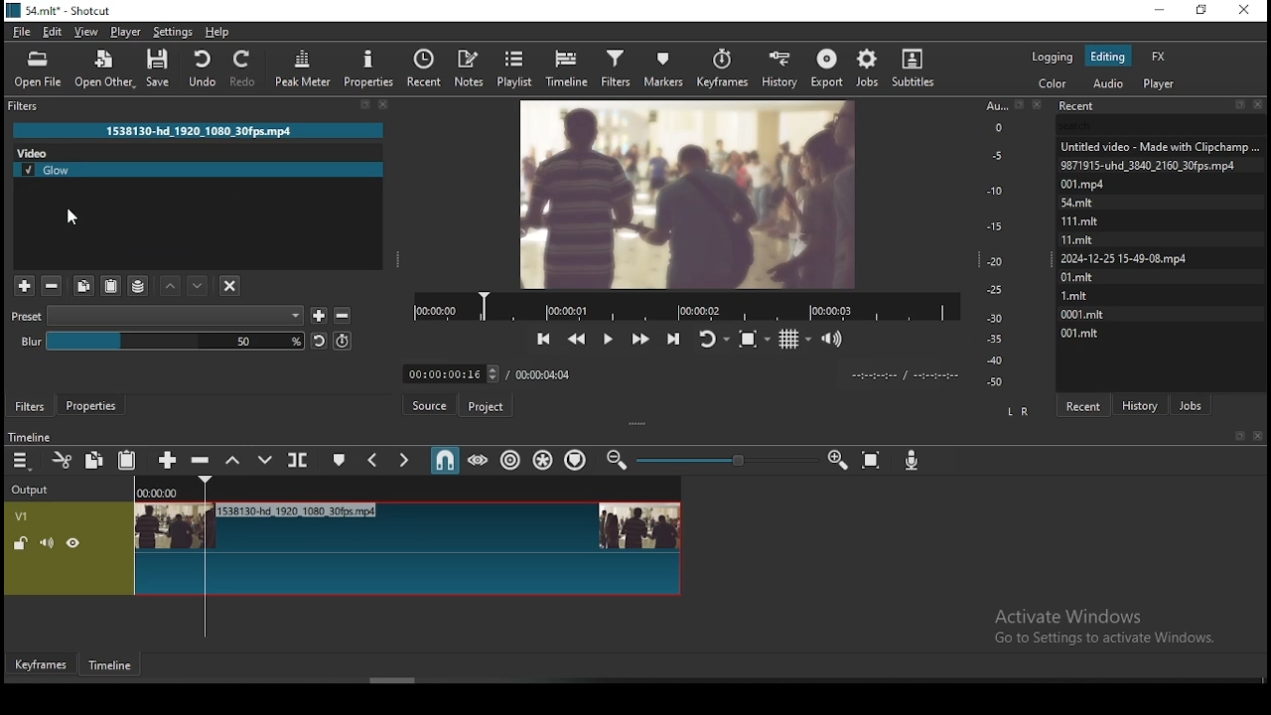 This screenshot has height=715, width=1271. Describe the element at coordinates (778, 67) in the screenshot. I see `history` at that location.